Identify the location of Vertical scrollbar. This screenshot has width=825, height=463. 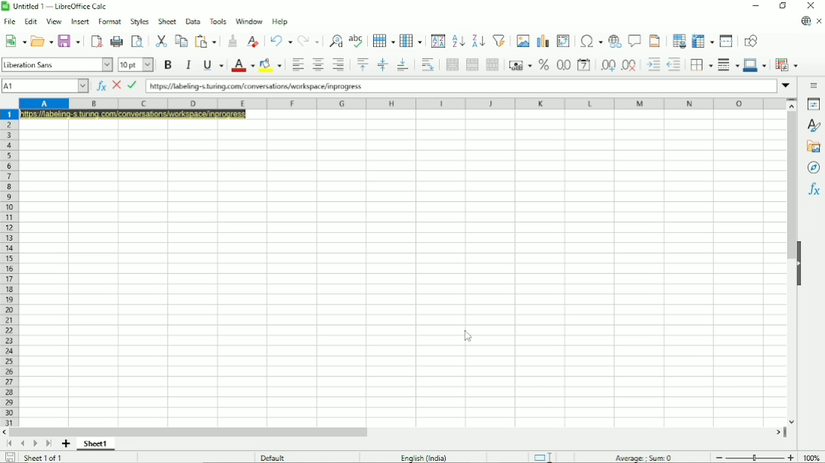
(789, 262).